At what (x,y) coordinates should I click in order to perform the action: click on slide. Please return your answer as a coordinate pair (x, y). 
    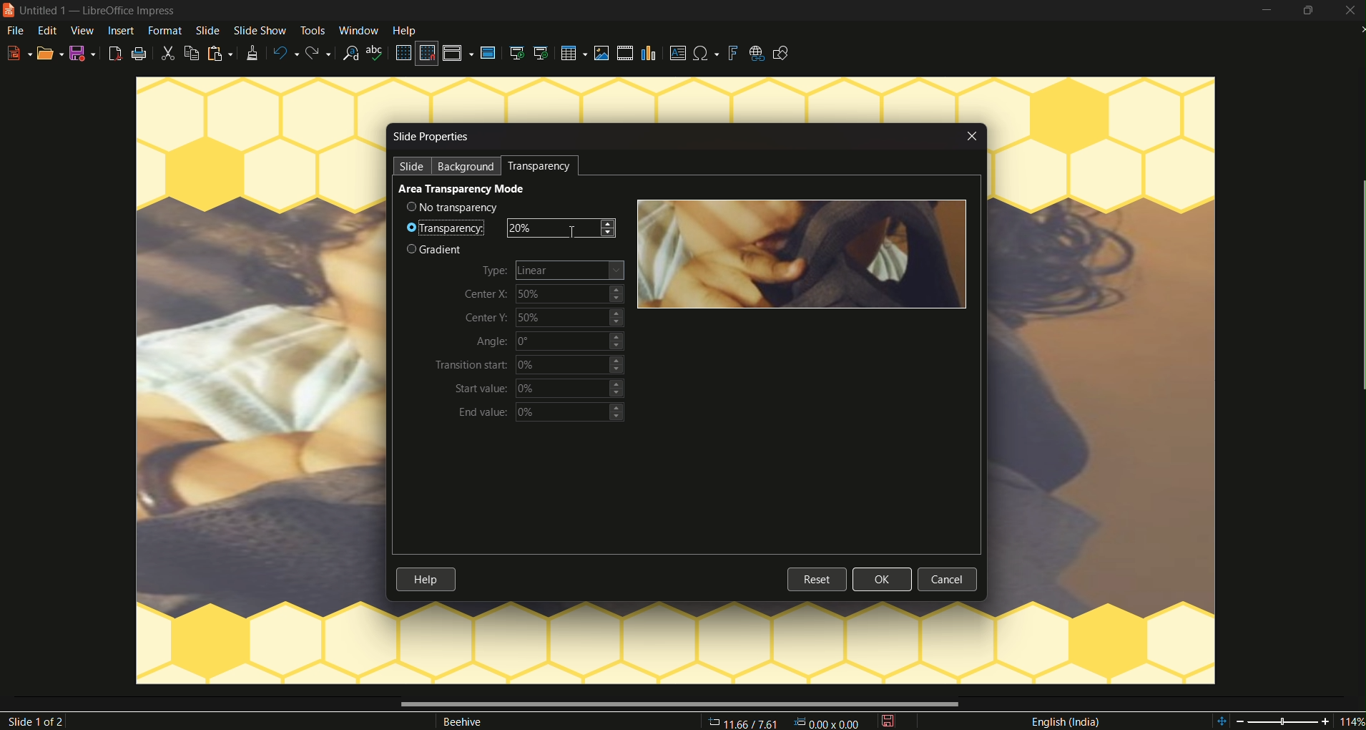
    Looking at the image, I should click on (413, 167).